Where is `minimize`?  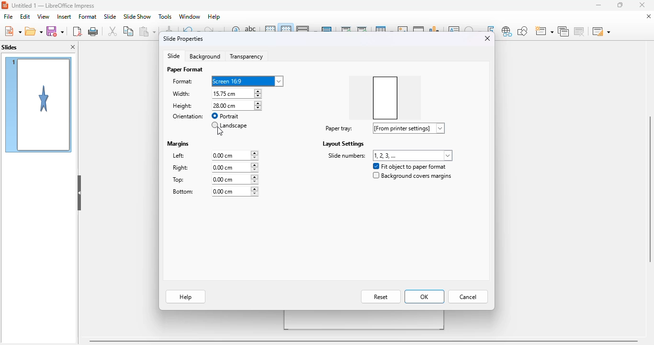 minimize is located at coordinates (598, 5).